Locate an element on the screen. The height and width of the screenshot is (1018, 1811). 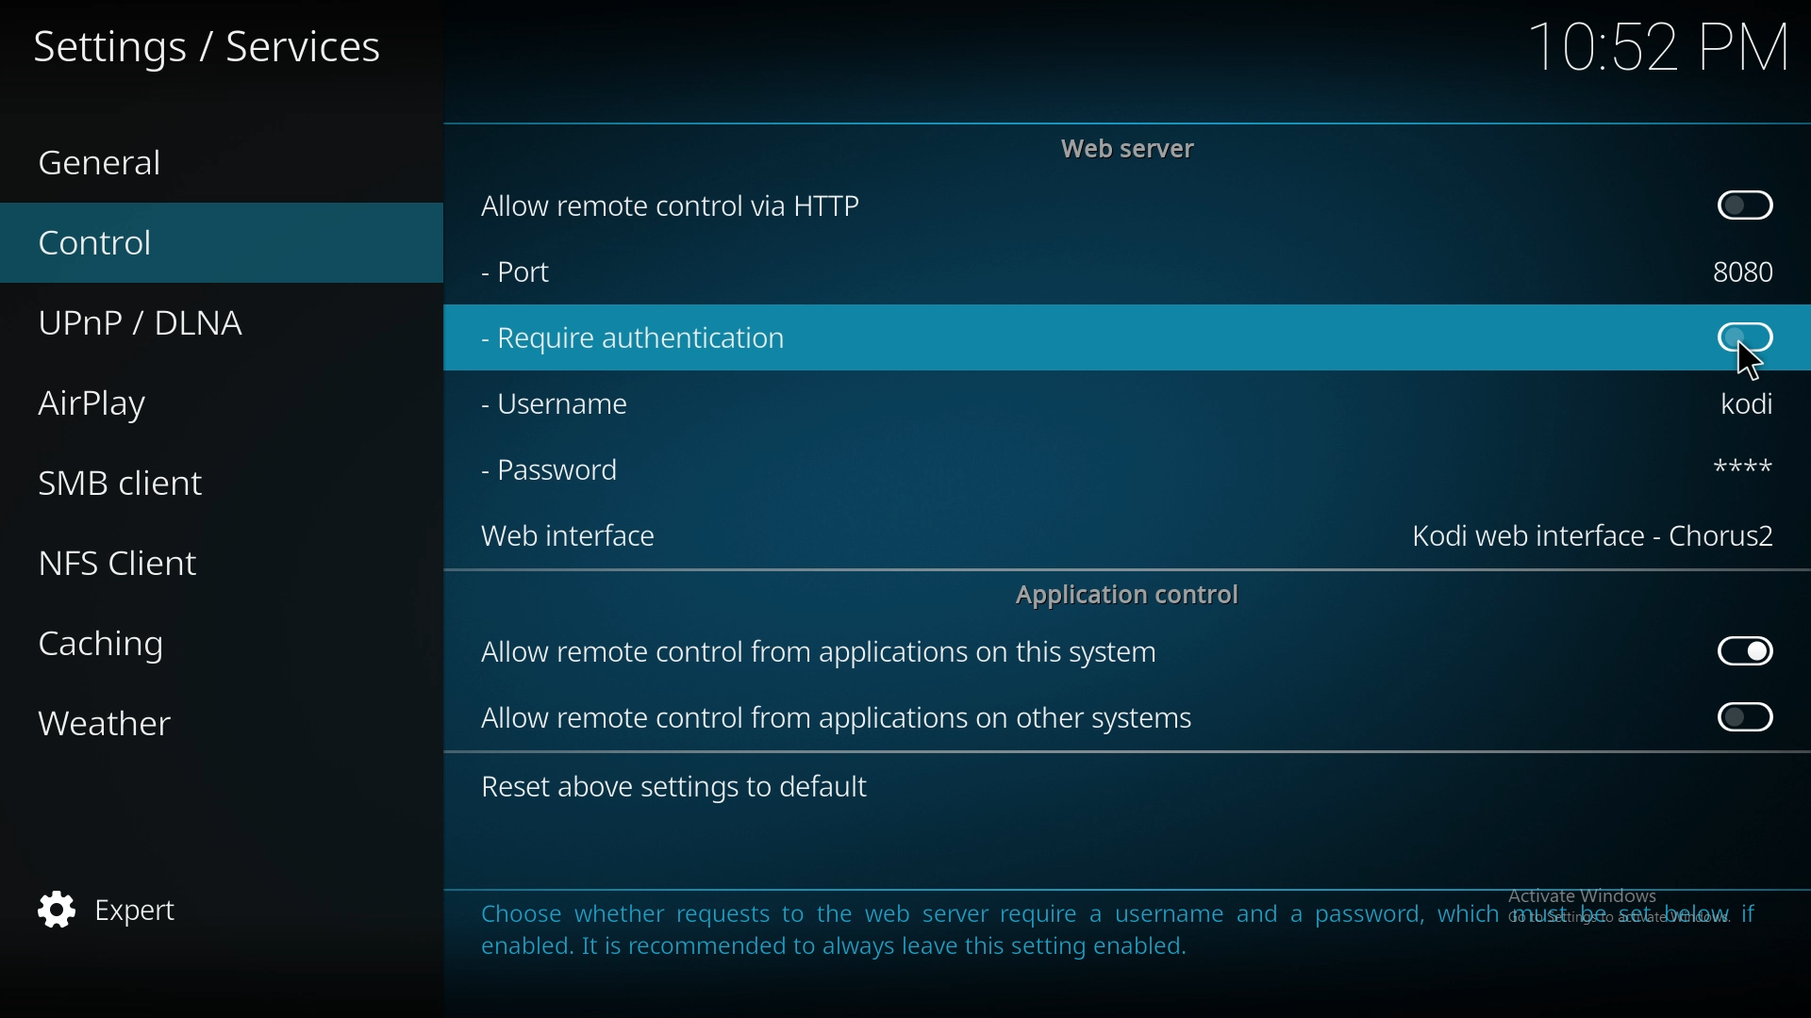
cursor is located at coordinates (1746, 361).